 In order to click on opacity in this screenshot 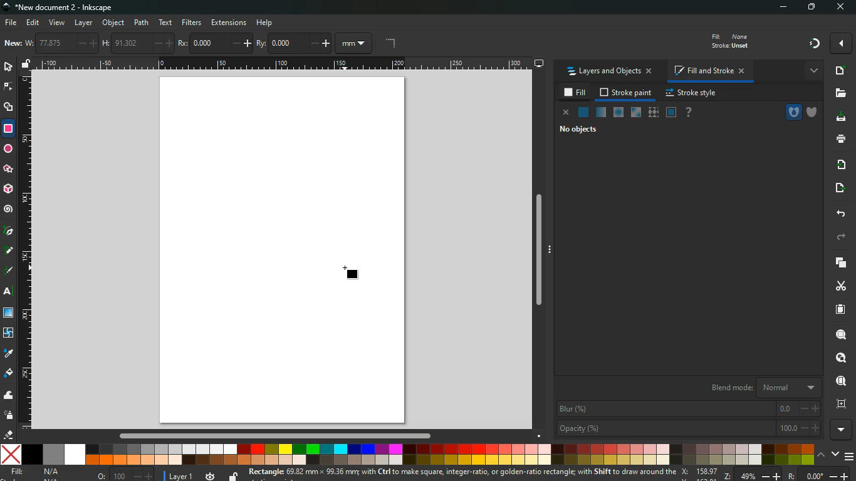, I will do `click(688, 429)`.